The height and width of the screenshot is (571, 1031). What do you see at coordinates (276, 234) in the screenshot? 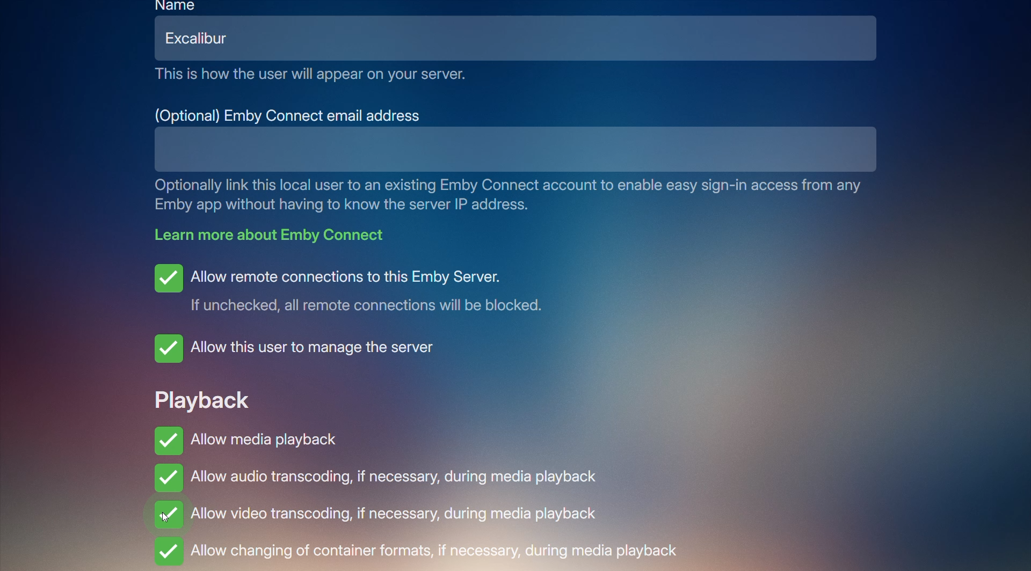
I see `Learn more about Emby Connect` at bounding box center [276, 234].